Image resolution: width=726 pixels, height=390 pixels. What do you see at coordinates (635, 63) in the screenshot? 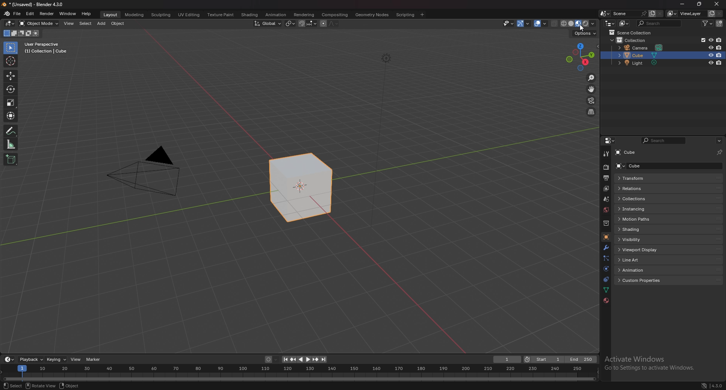
I see `light` at bounding box center [635, 63].